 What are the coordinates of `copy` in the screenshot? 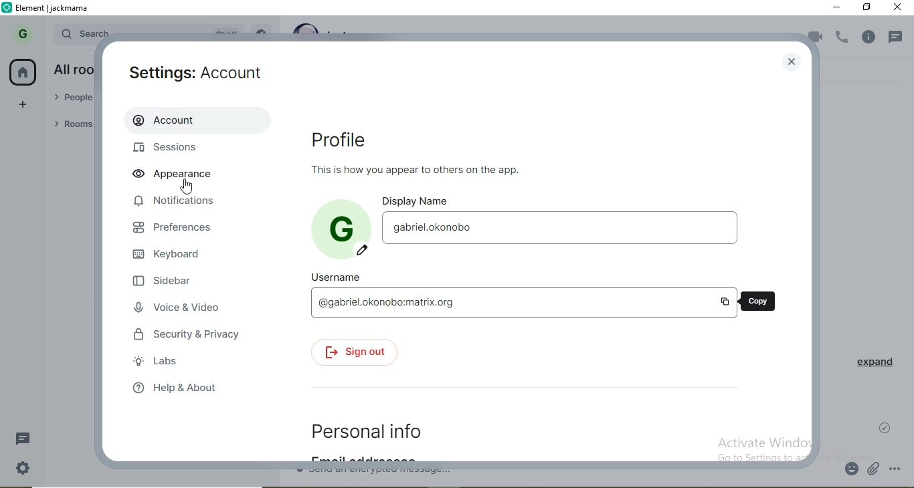 It's located at (761, 300).